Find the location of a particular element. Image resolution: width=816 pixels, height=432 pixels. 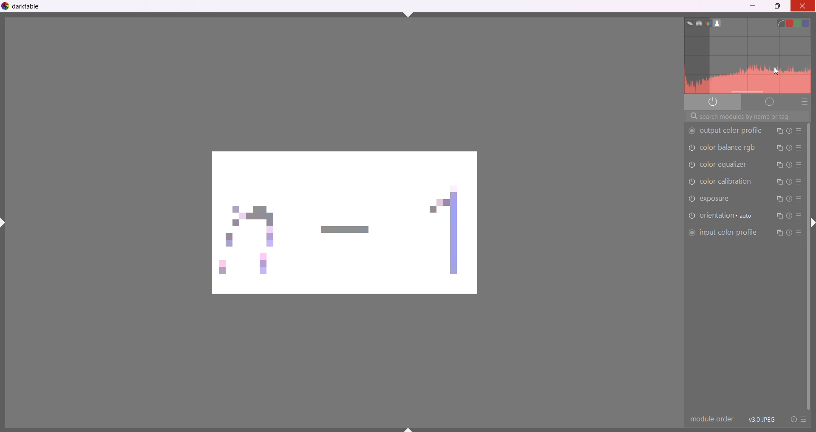

histogram is located at coordinates (720, 23).